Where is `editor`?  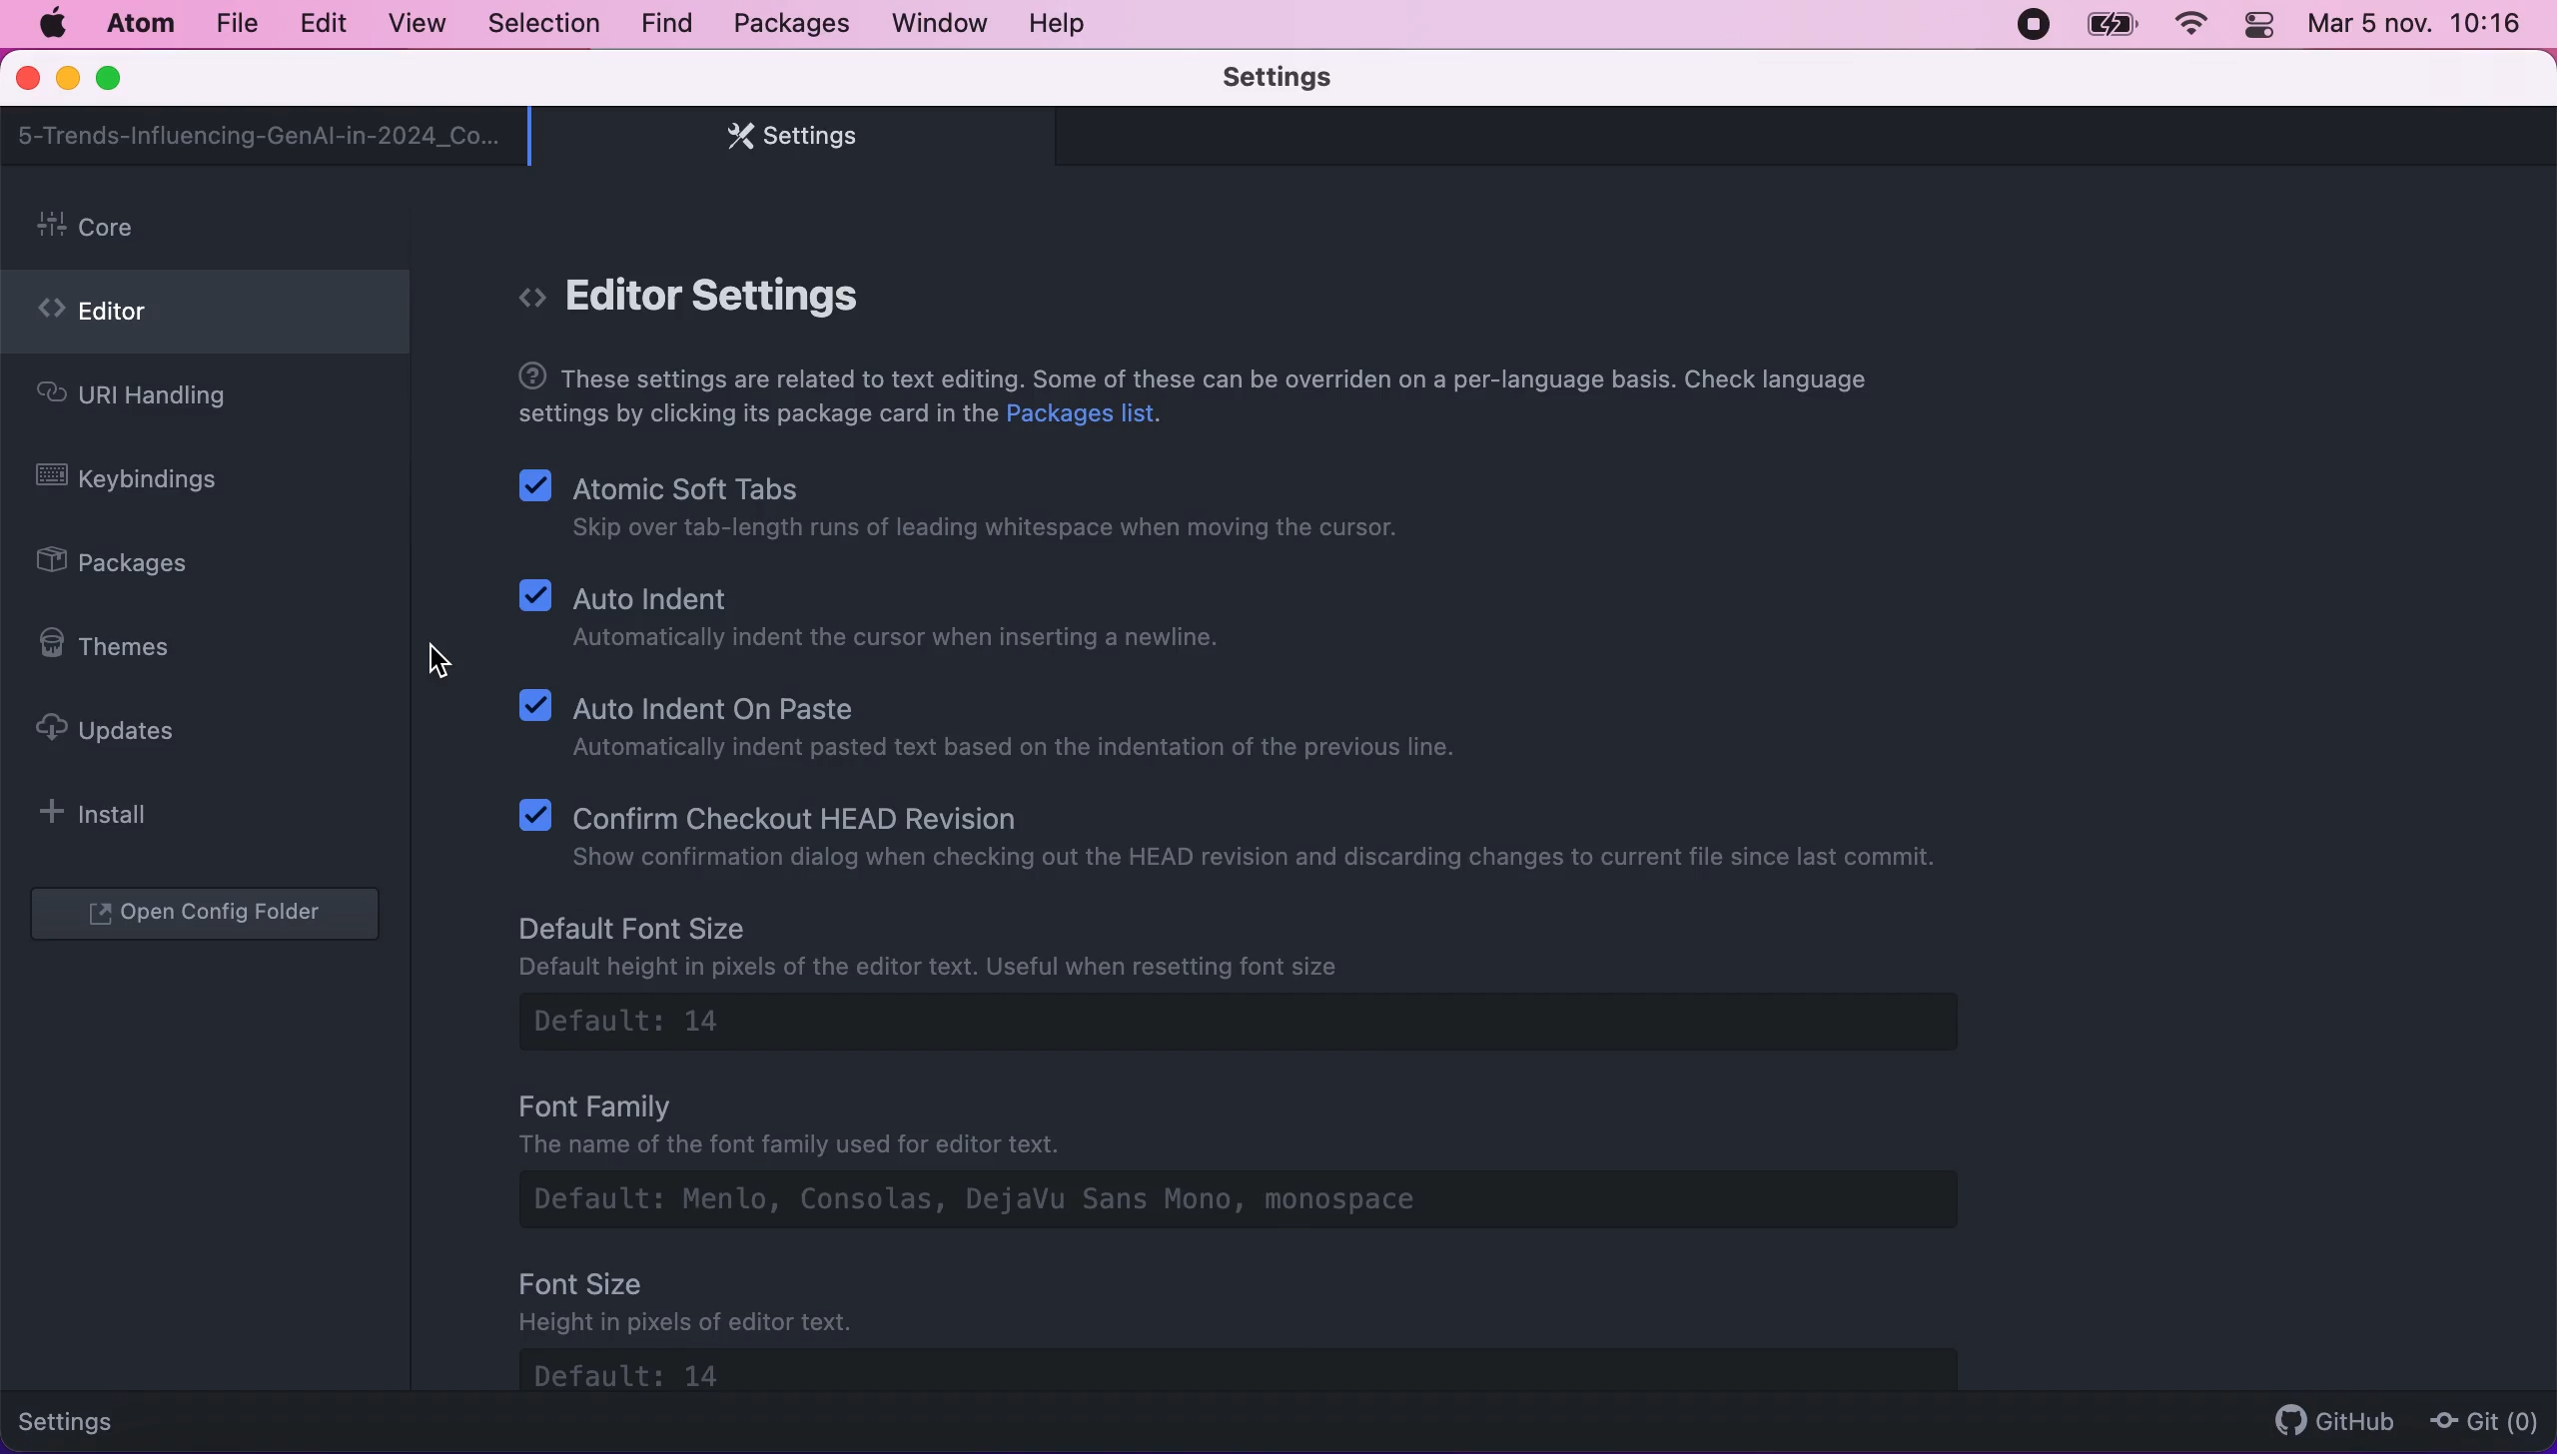
editor is located at coordinates (205, 318).